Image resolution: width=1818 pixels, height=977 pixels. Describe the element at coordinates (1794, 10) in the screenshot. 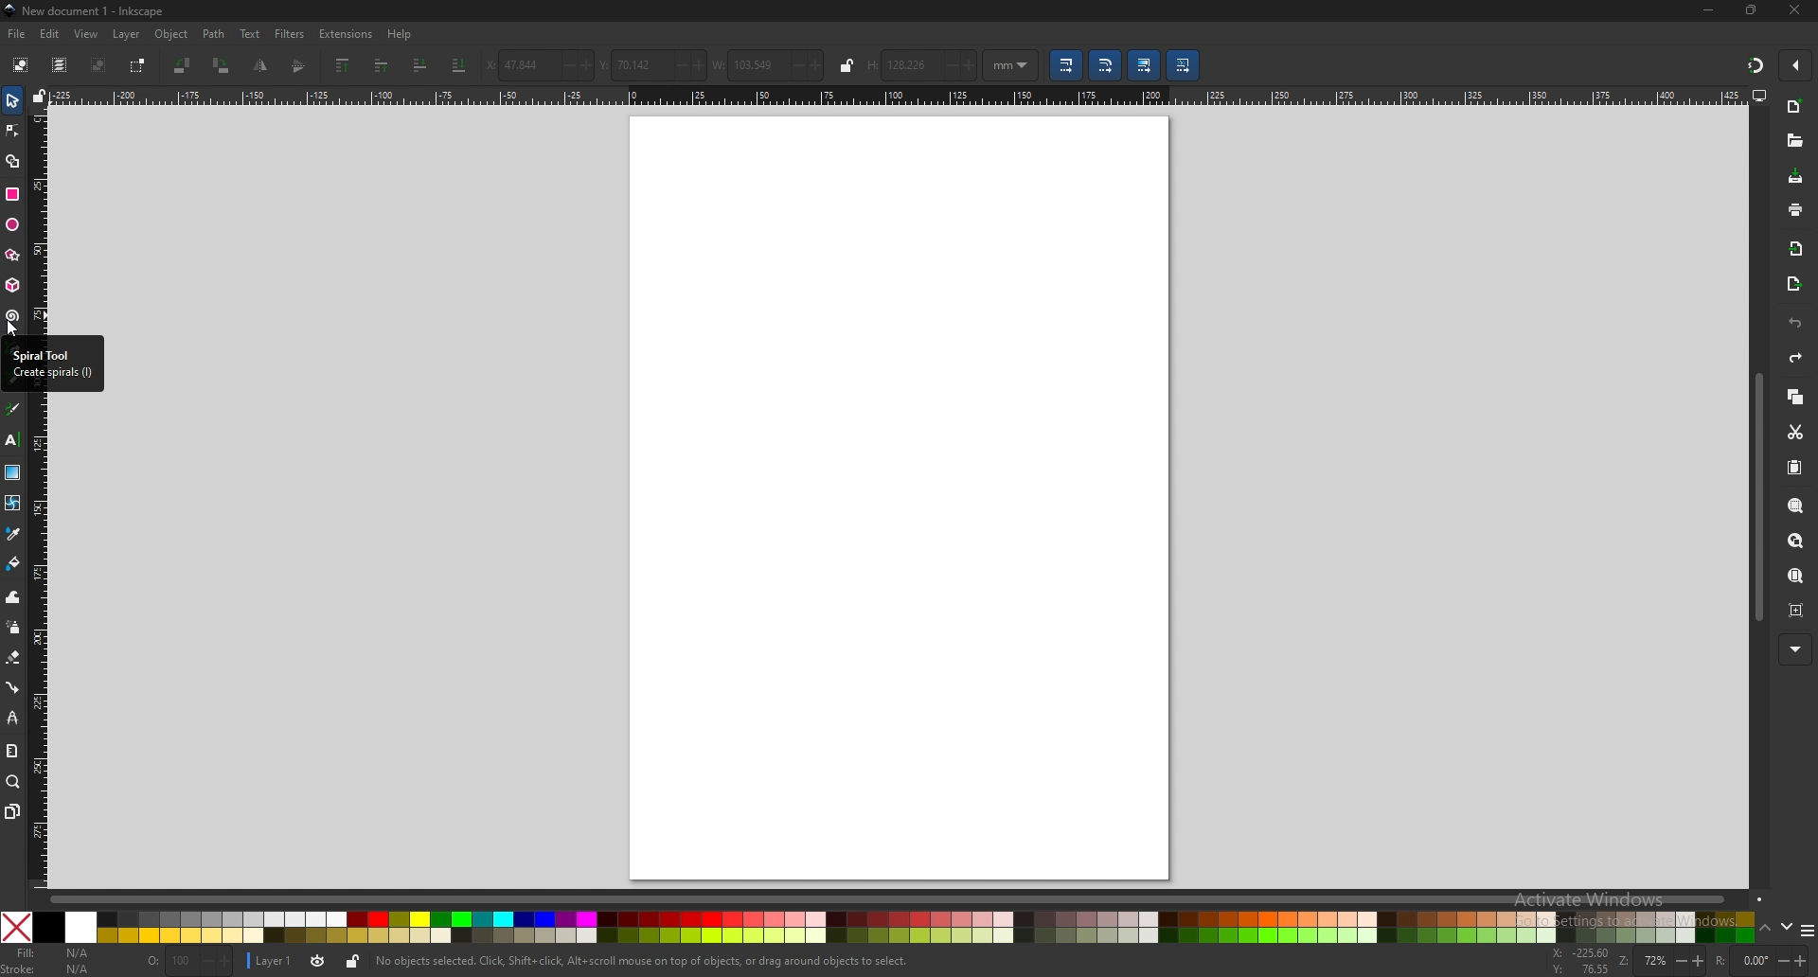

I see `close` at that location.